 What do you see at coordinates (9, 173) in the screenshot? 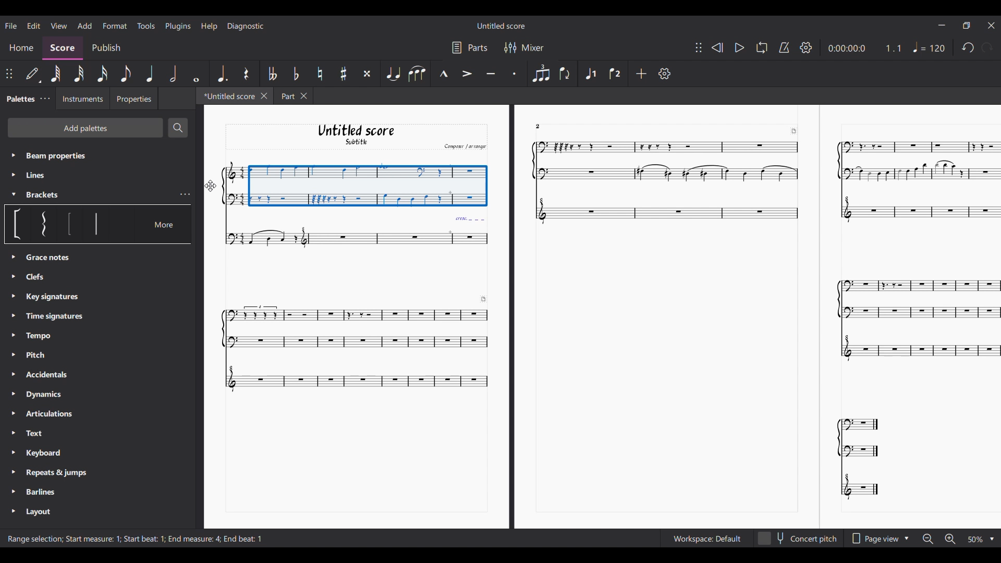
I see `` at bounding box center [9, 173].